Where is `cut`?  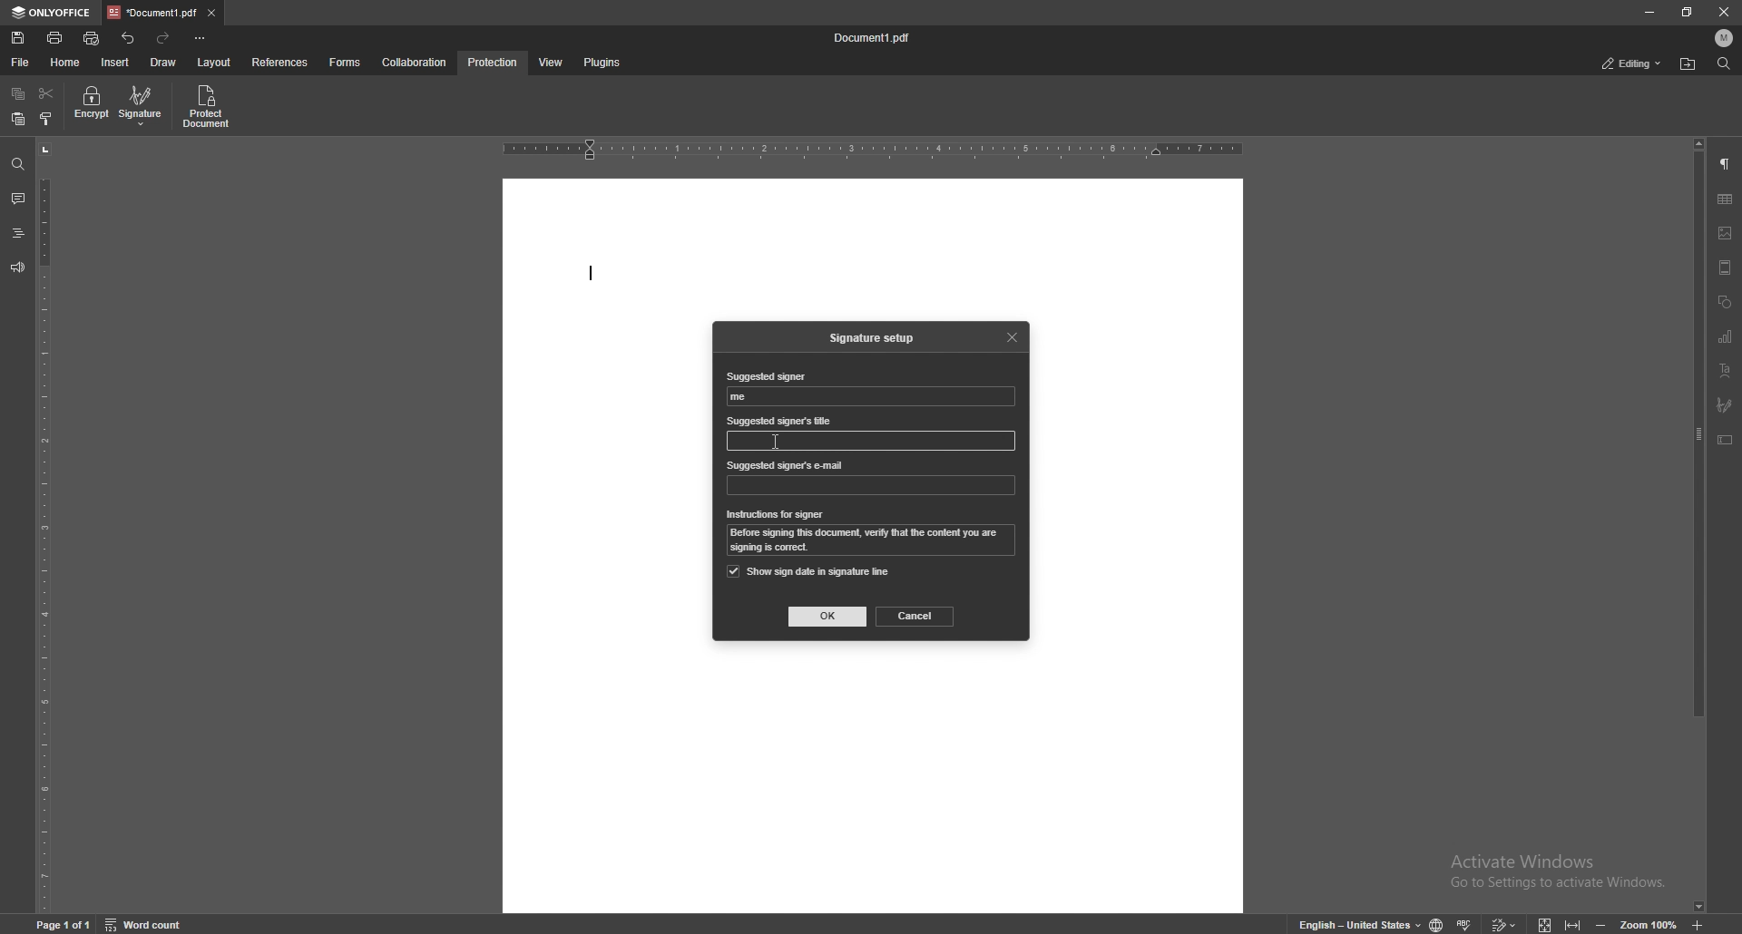 cut is located at coordinates (46, 94).